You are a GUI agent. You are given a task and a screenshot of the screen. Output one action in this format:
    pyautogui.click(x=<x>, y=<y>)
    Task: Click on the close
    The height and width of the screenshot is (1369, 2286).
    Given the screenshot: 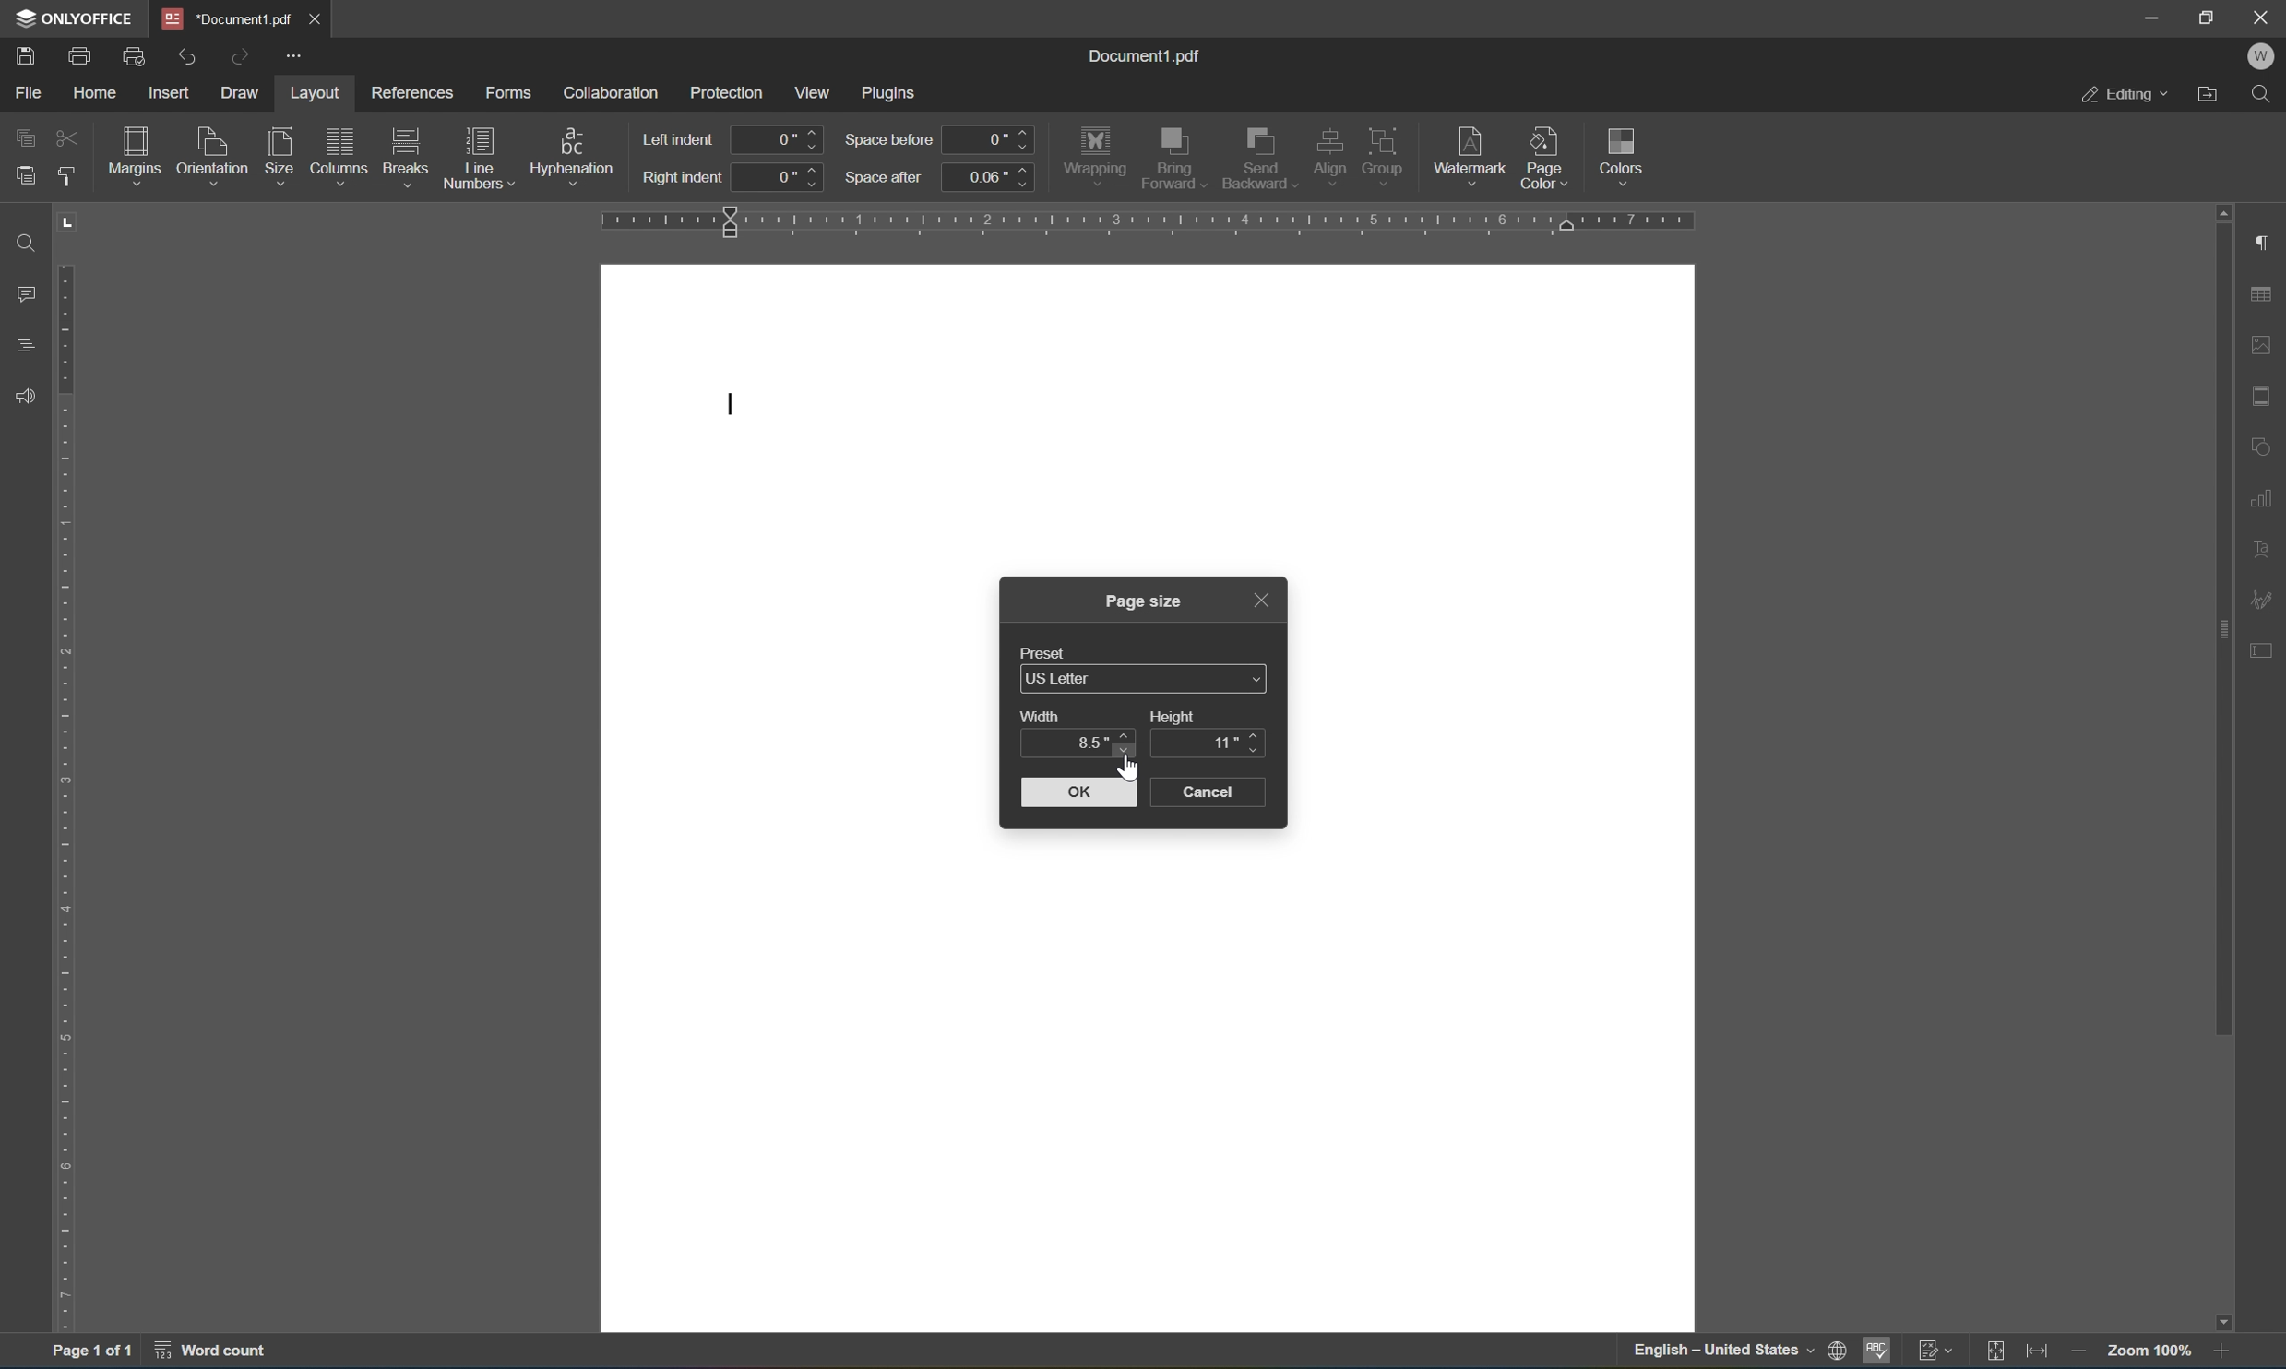 What is the action you would take?
    pyautogui.click(x=322, y=16)
    